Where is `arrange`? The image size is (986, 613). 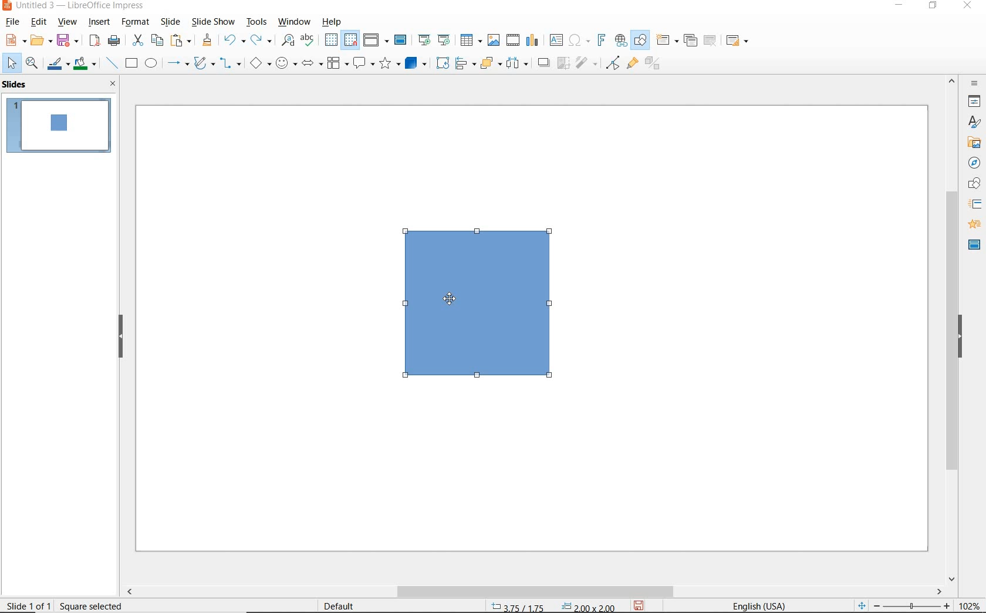 arrange is located at coordinates (491, 65).